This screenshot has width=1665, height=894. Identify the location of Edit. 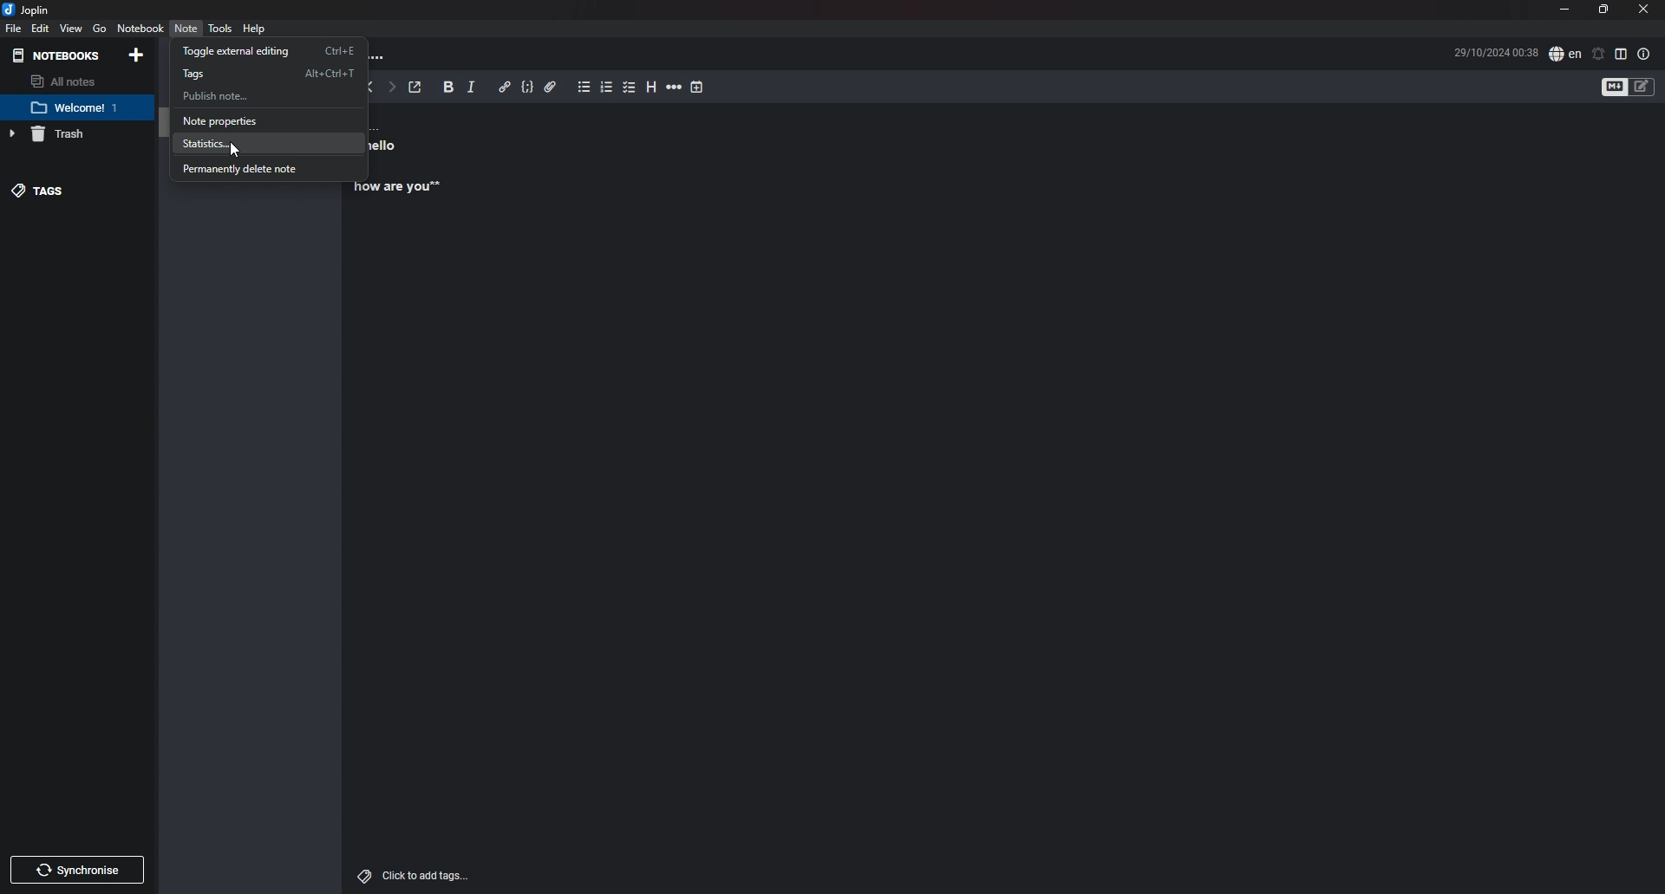
(42, 27).